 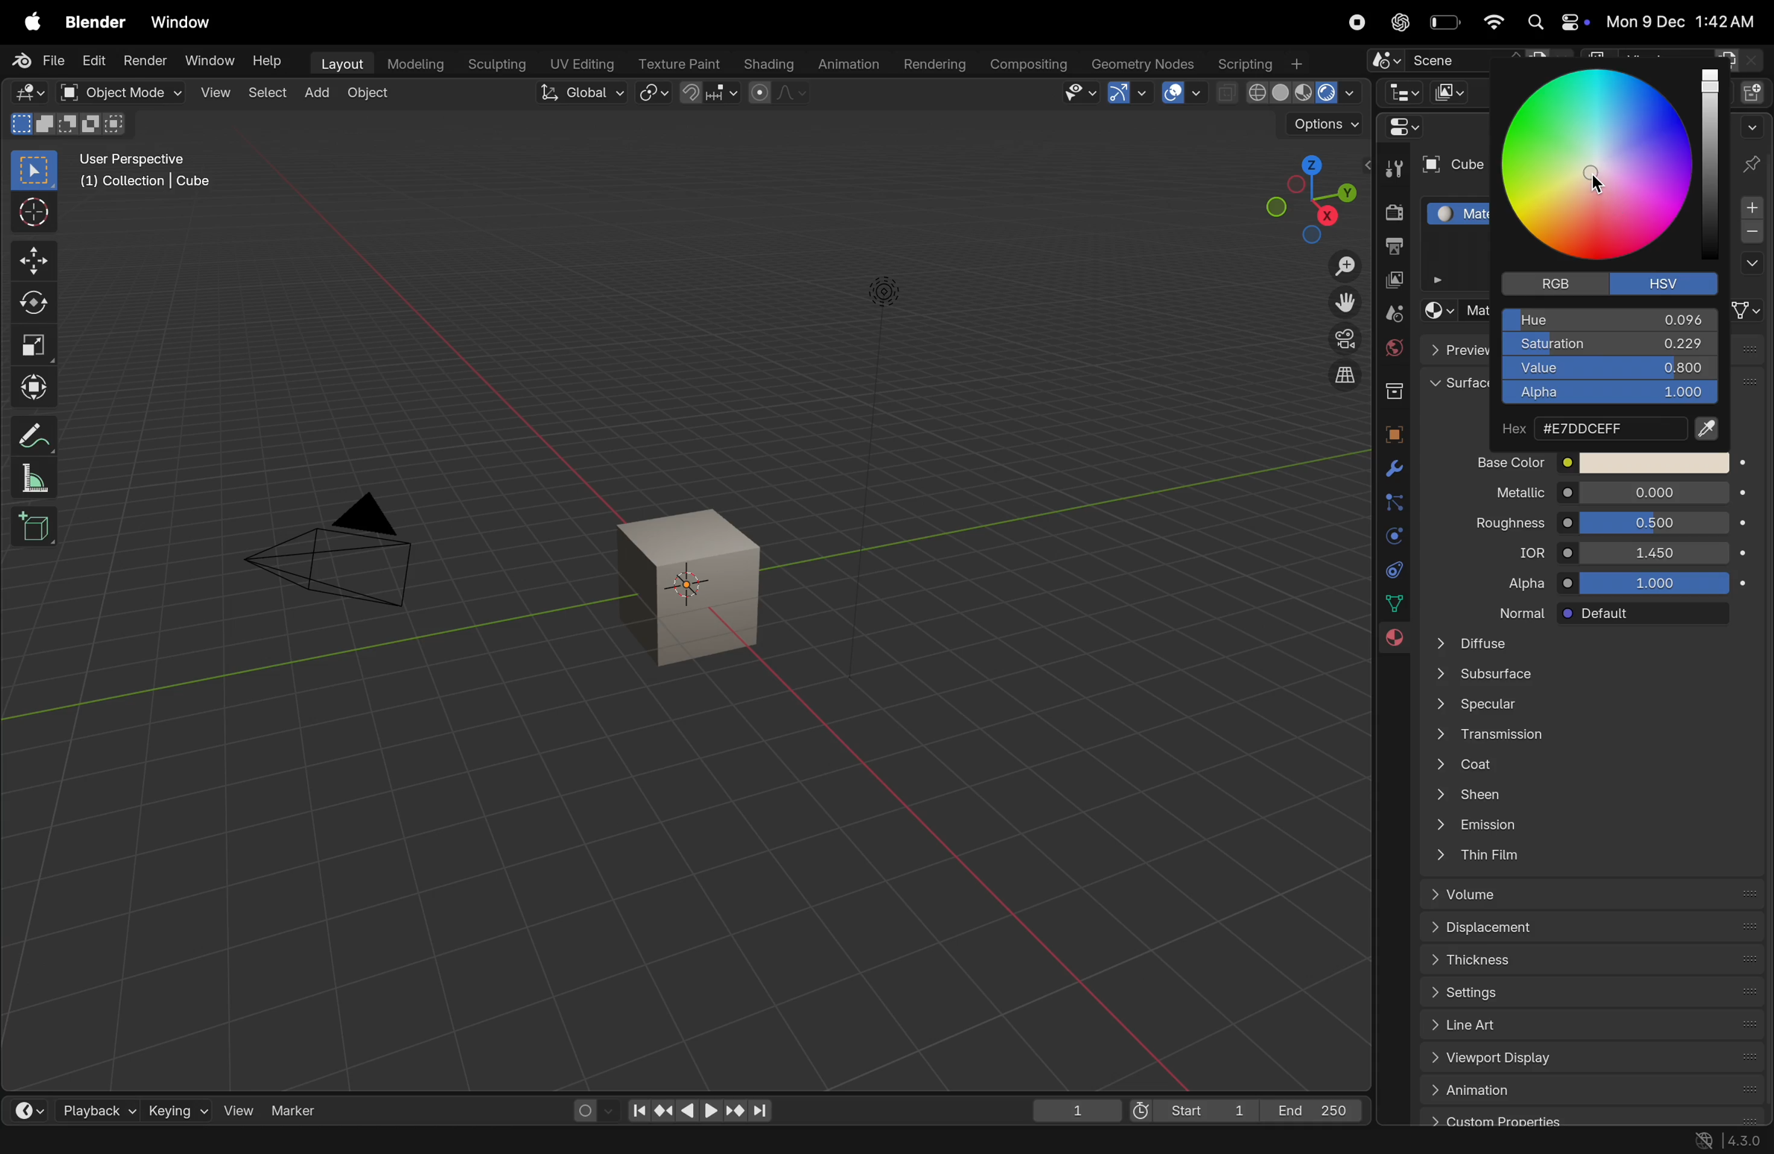 What do you see at coordinates (1655, 552) in the screenshot?
I see `1.450` at bounding box center [1655, 552].